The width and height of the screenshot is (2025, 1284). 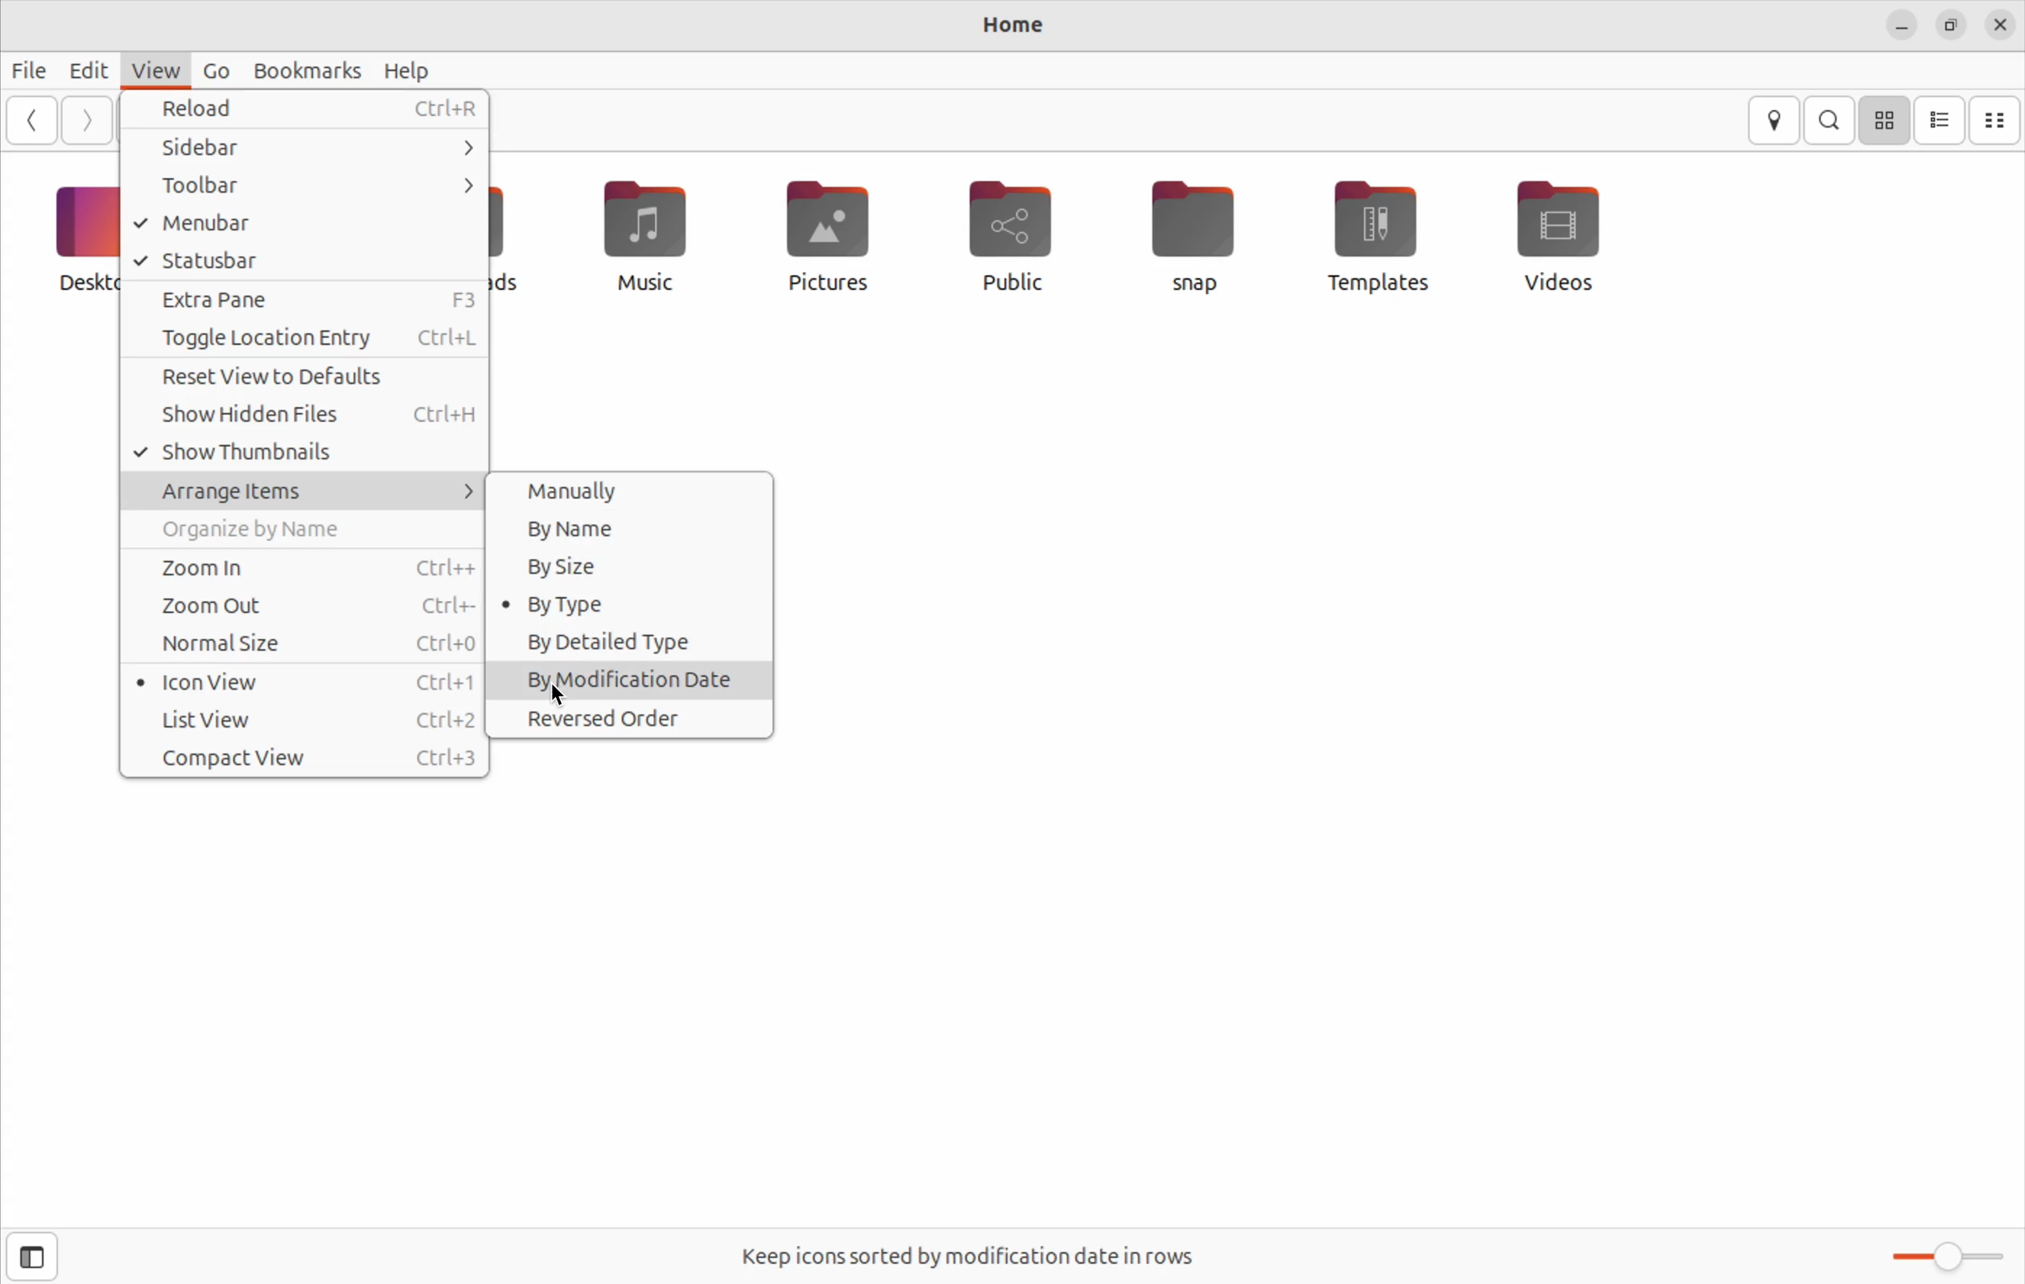 I want to click on list view, so click(x=309, y=720).